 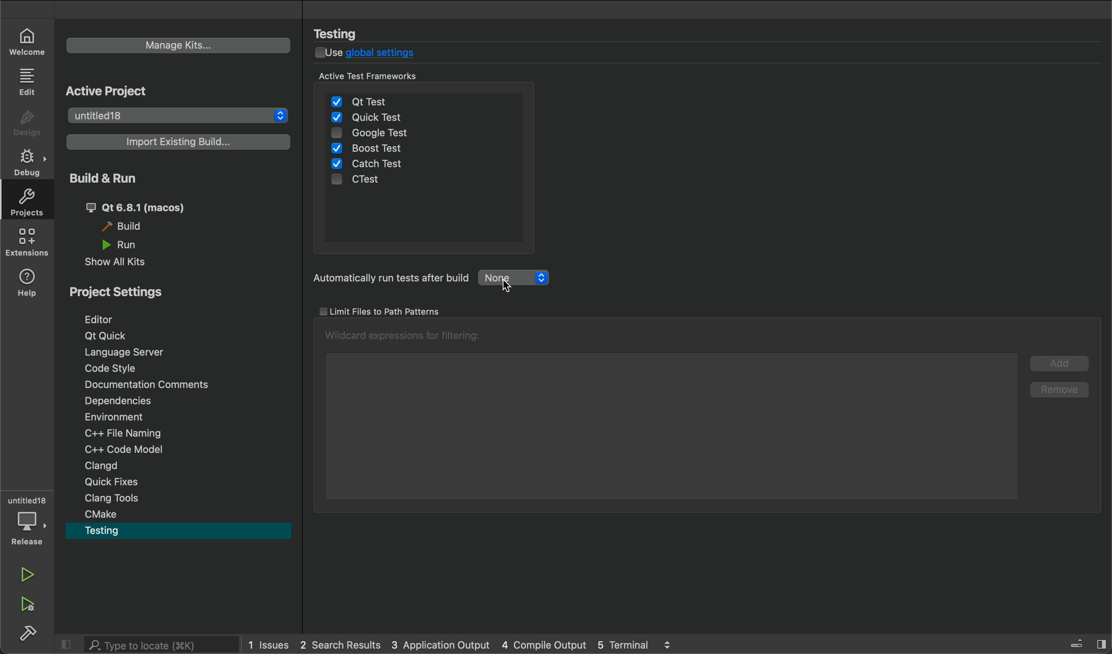 I want to click on testing , so click(x=116, y=530).